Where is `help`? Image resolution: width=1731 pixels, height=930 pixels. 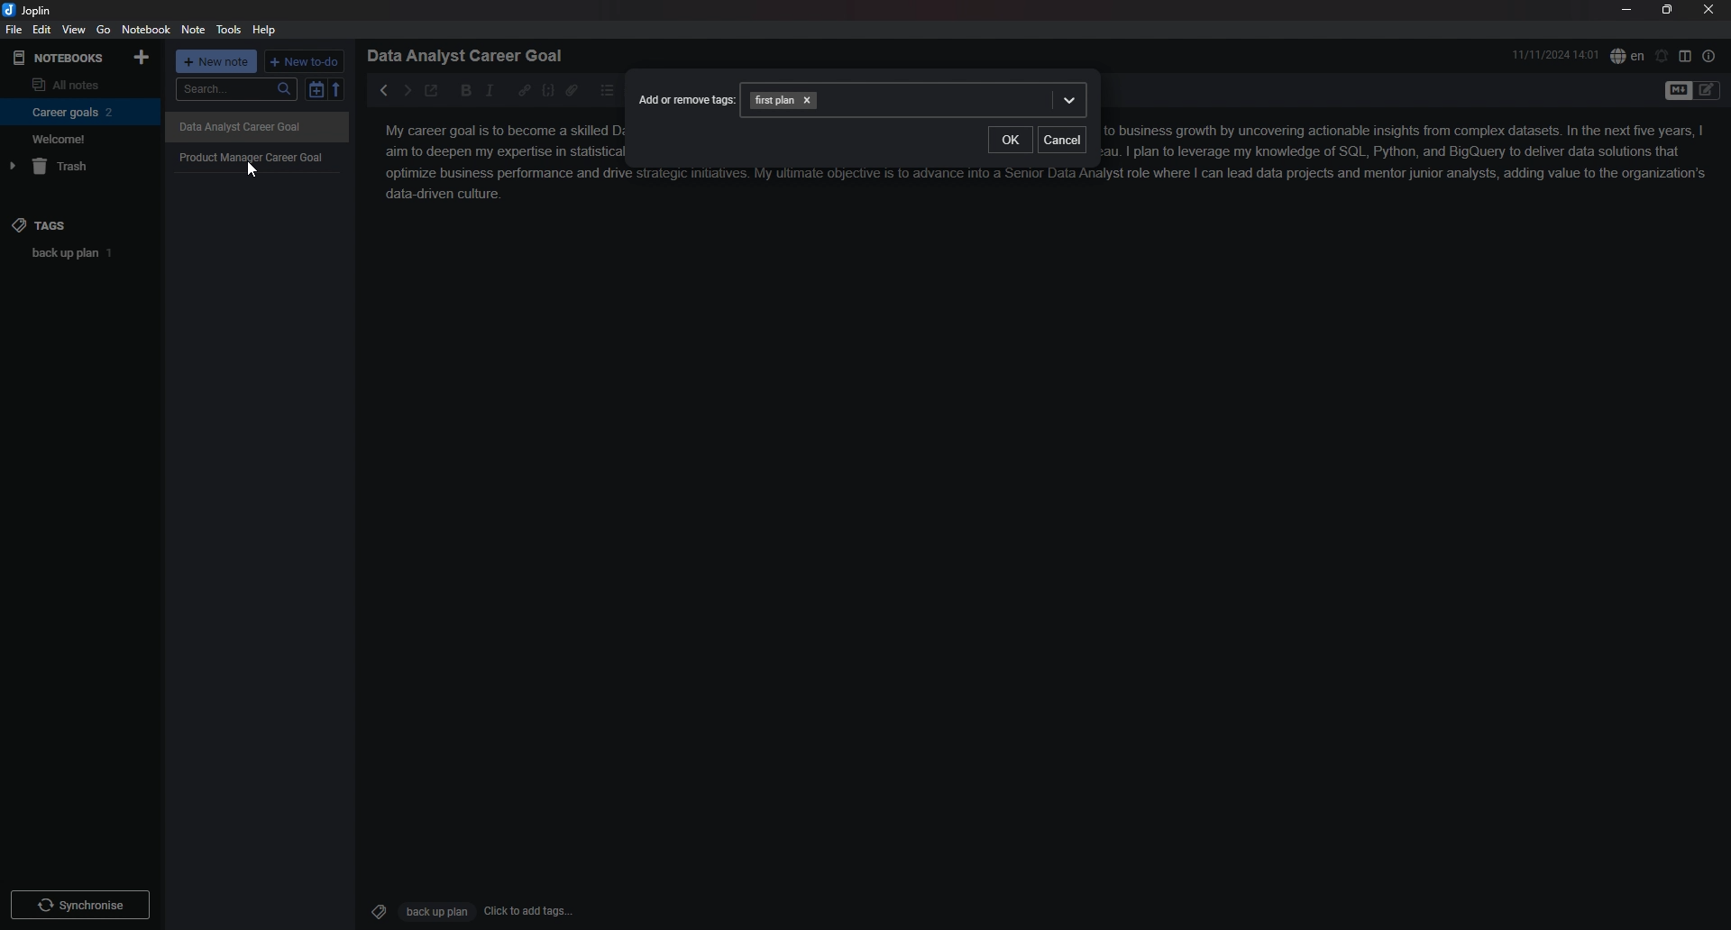 help is located at coordinates (265, 31).